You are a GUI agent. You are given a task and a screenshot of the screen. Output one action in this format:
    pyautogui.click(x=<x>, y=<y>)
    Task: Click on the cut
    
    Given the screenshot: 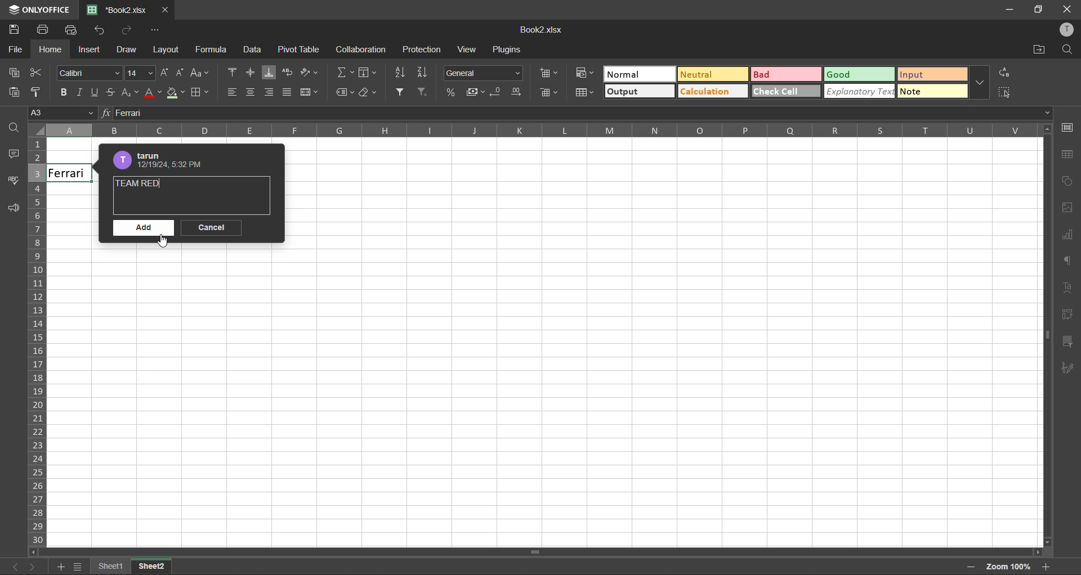 What is the action you would take?
    pyautogui.click(x=39, y=72)
    